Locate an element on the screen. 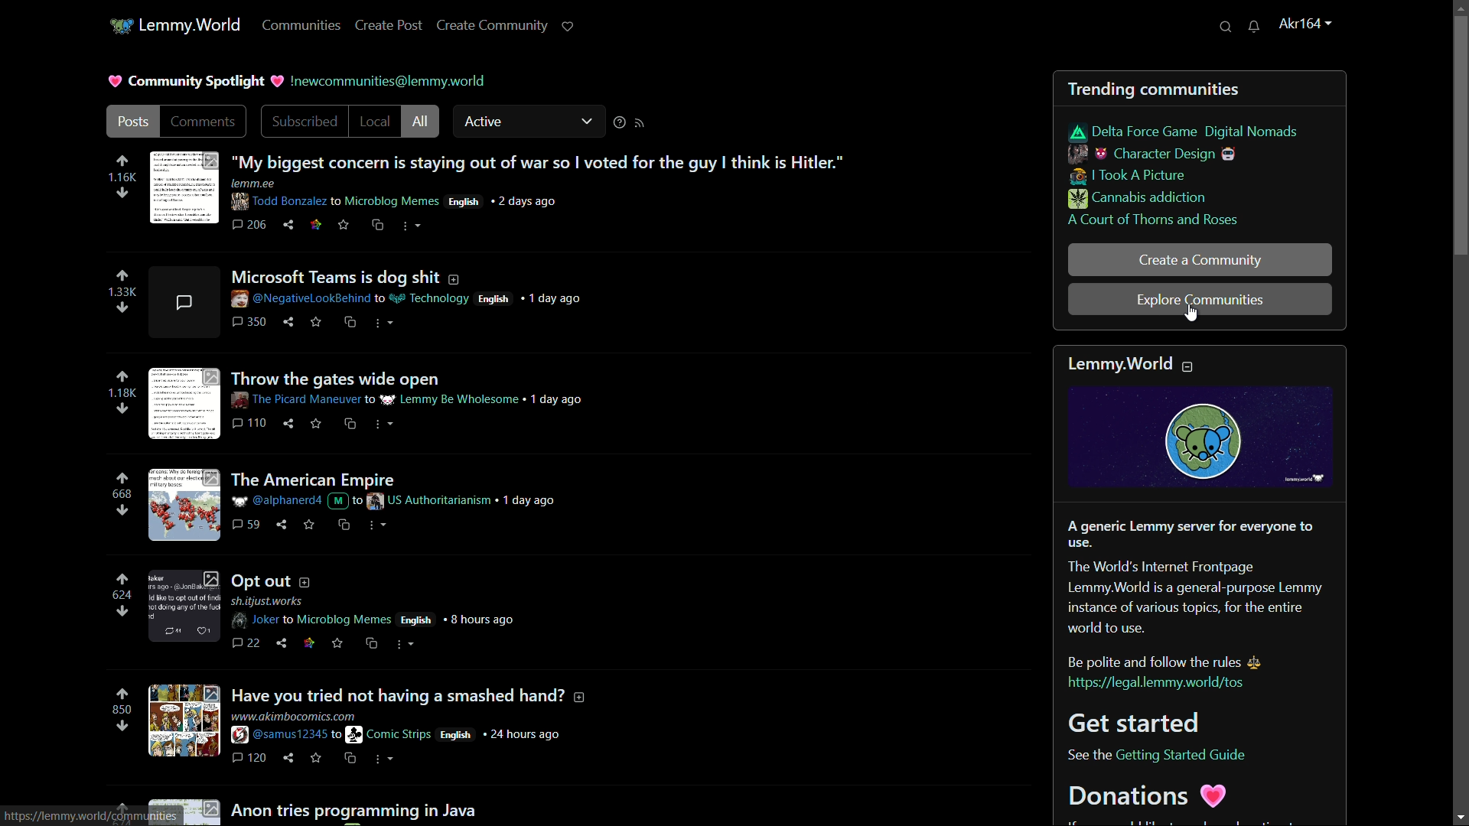  number of votes is located at coordinates (119, 394).